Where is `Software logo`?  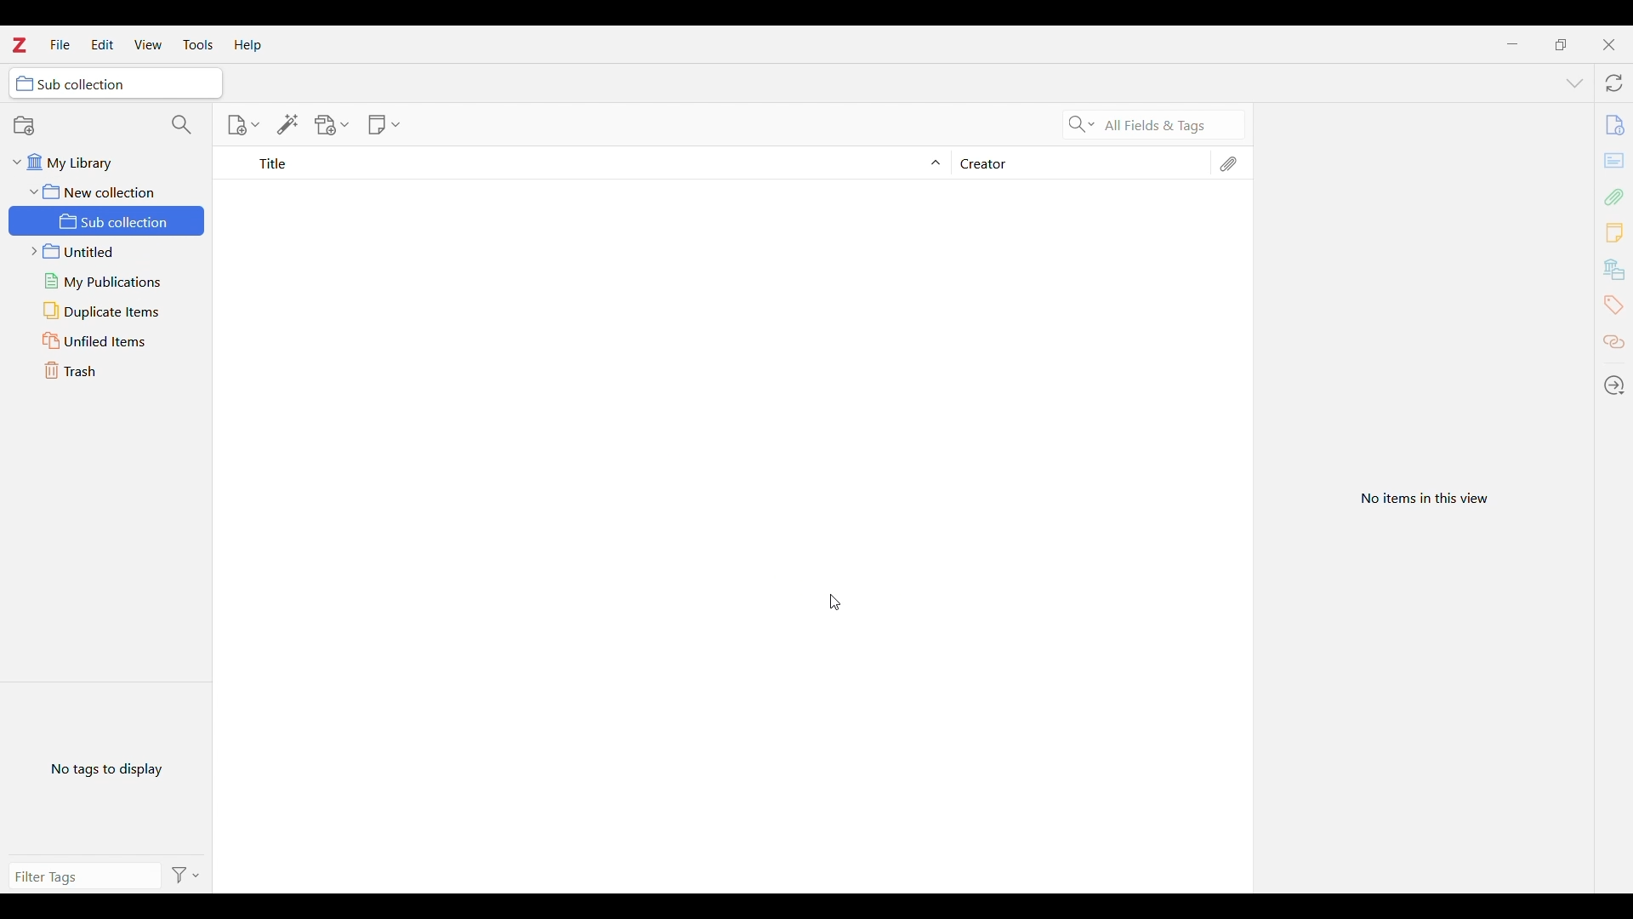
Software logo is located at coordinates (20, 45).